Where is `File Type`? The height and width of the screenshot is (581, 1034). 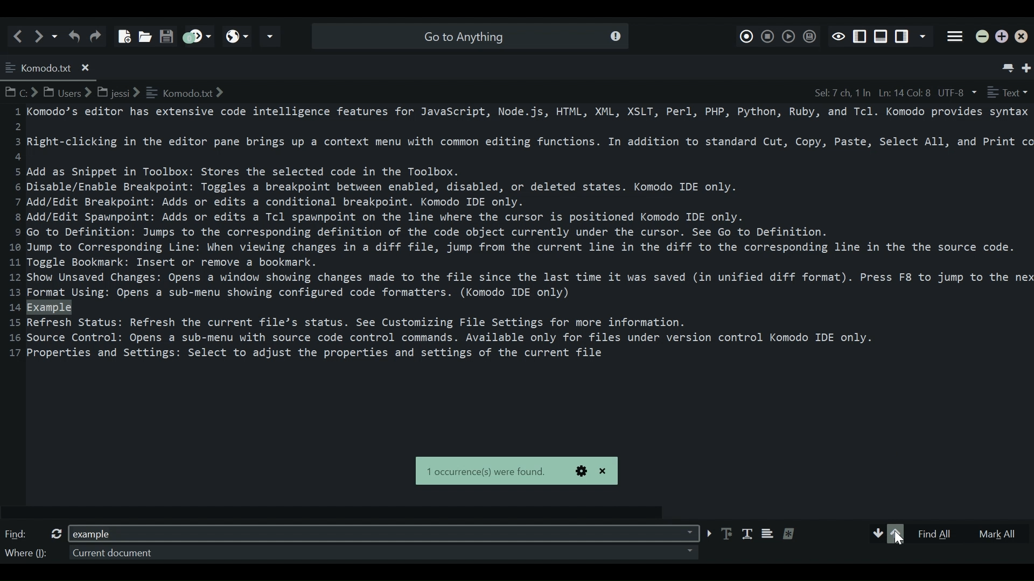
File Type is located at coordinates (1008, 93).